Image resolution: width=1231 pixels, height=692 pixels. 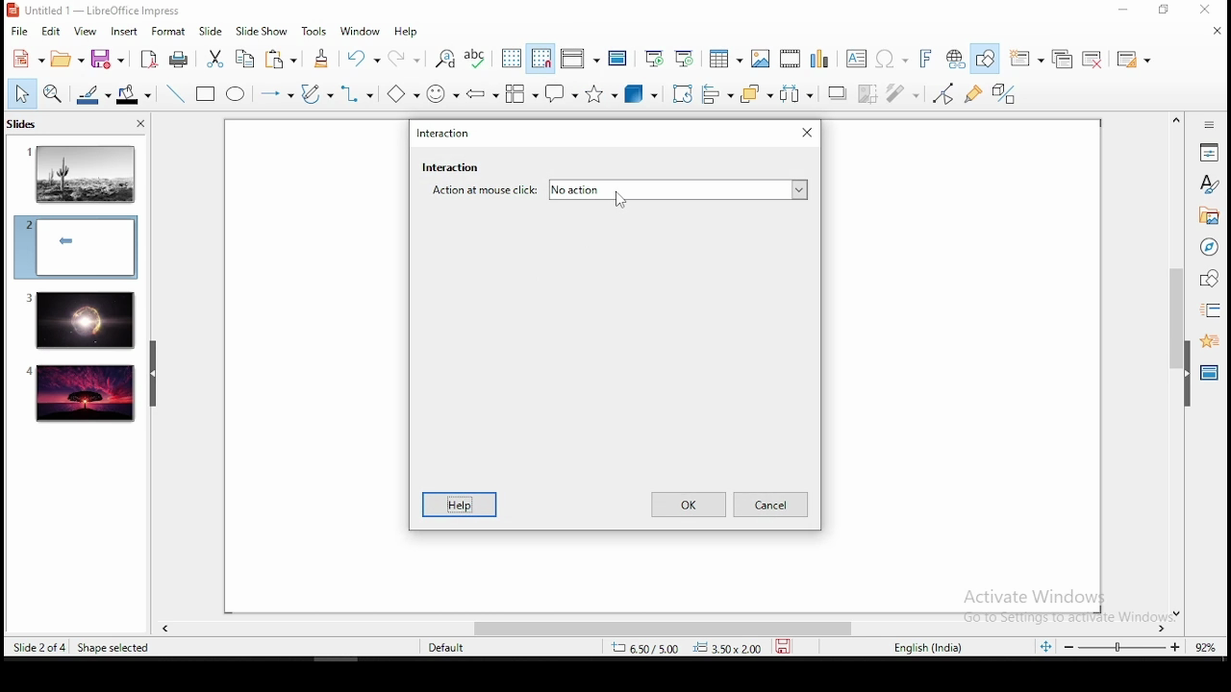 What do you see at coordinates (562, 94) in the screenshot?
I see `callout shapes` at bounding box center [562, 94].